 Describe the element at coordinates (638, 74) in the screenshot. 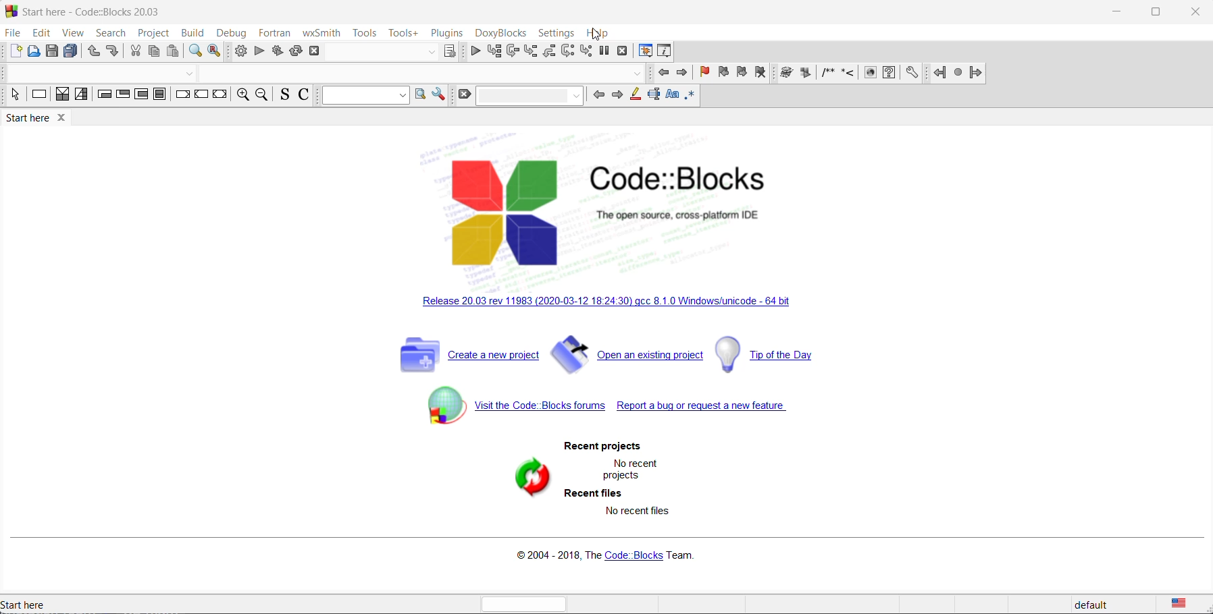

I see `button` at that location.